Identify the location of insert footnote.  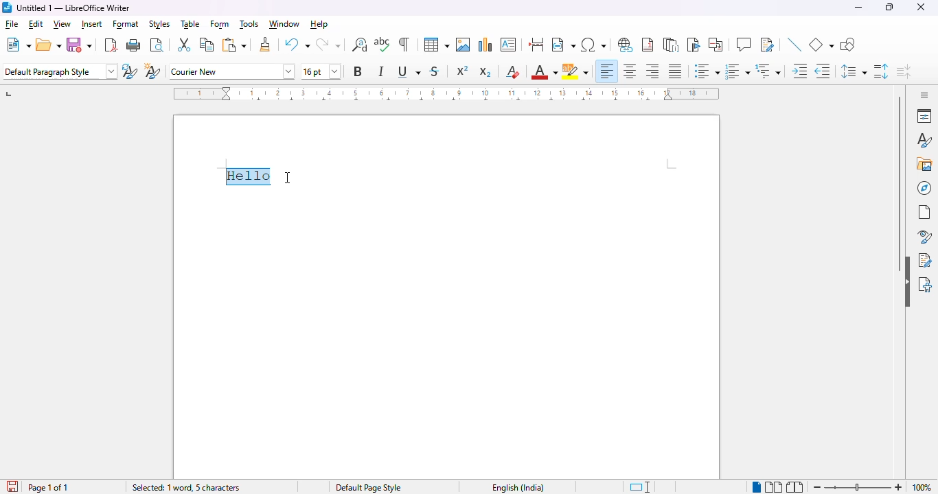
(648, 45).